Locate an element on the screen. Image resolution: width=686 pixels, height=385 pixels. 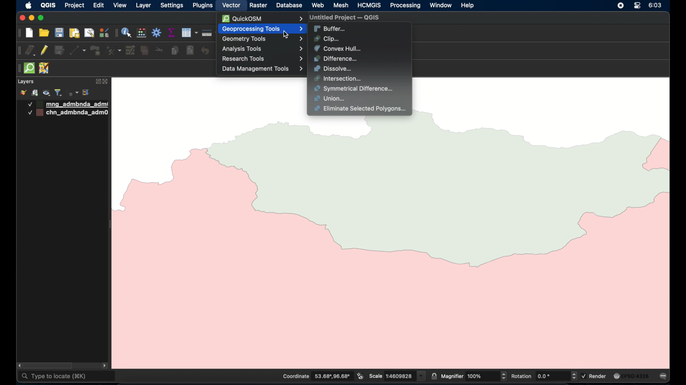
window is located at coordinates (441, 5).